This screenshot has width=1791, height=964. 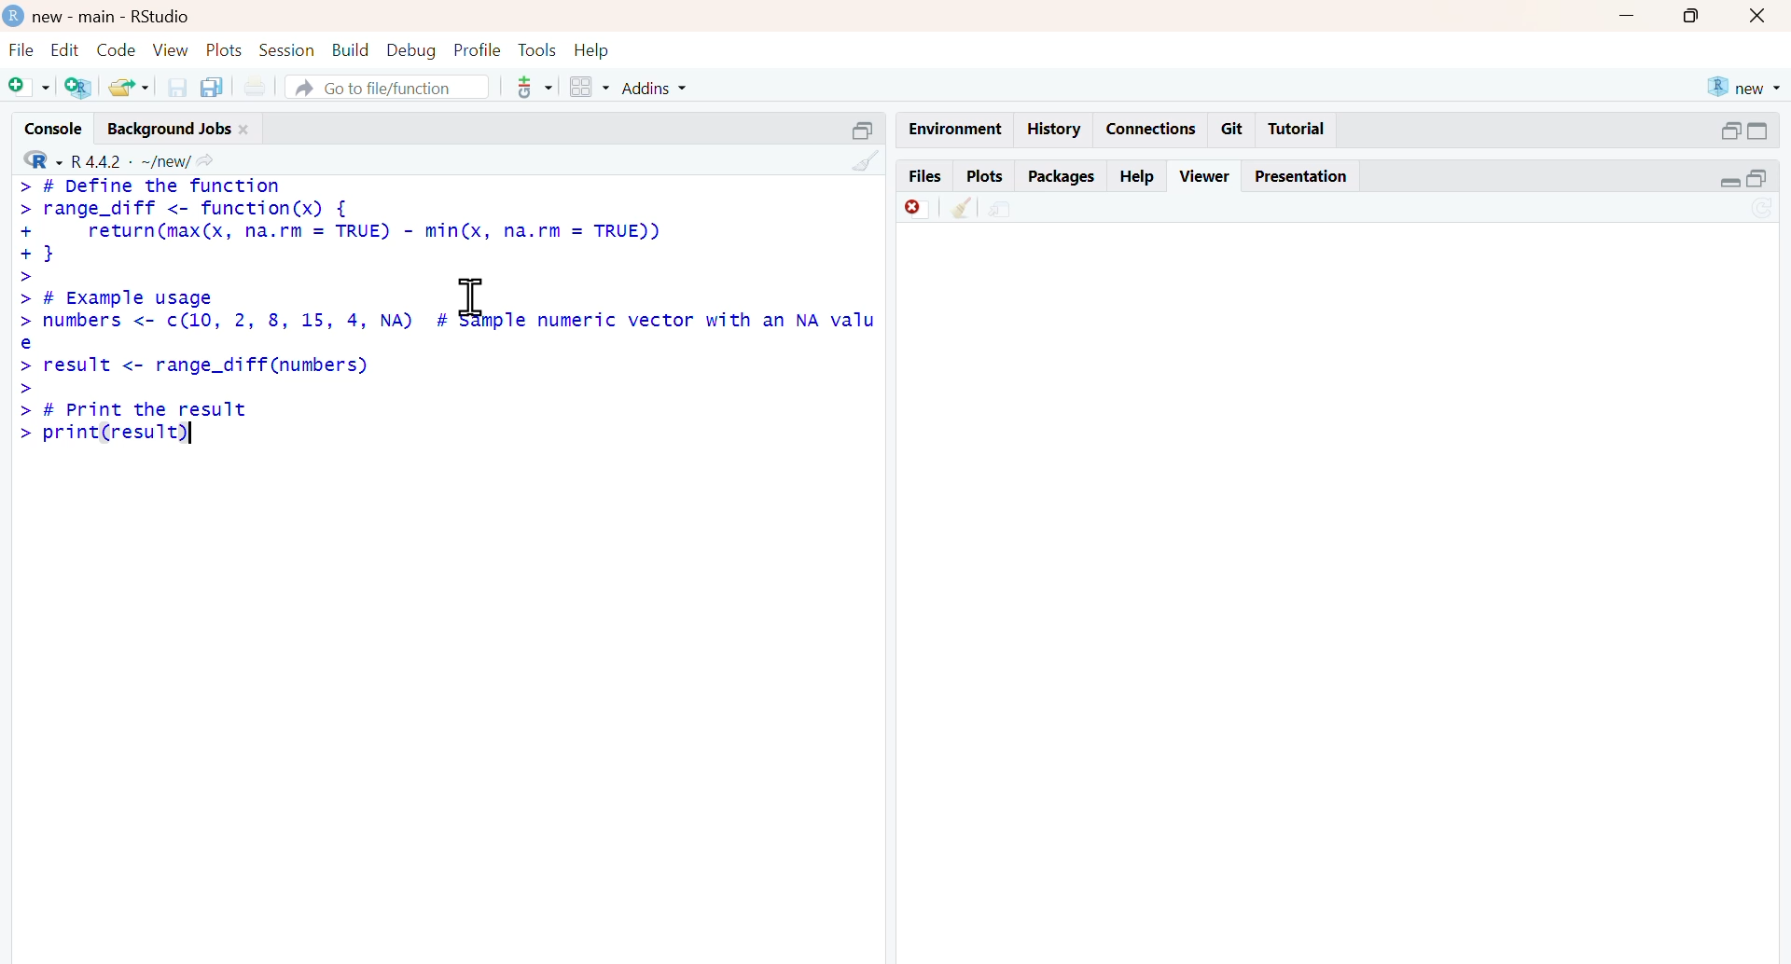 I want to click on connections, so click(x=1152, y=130).